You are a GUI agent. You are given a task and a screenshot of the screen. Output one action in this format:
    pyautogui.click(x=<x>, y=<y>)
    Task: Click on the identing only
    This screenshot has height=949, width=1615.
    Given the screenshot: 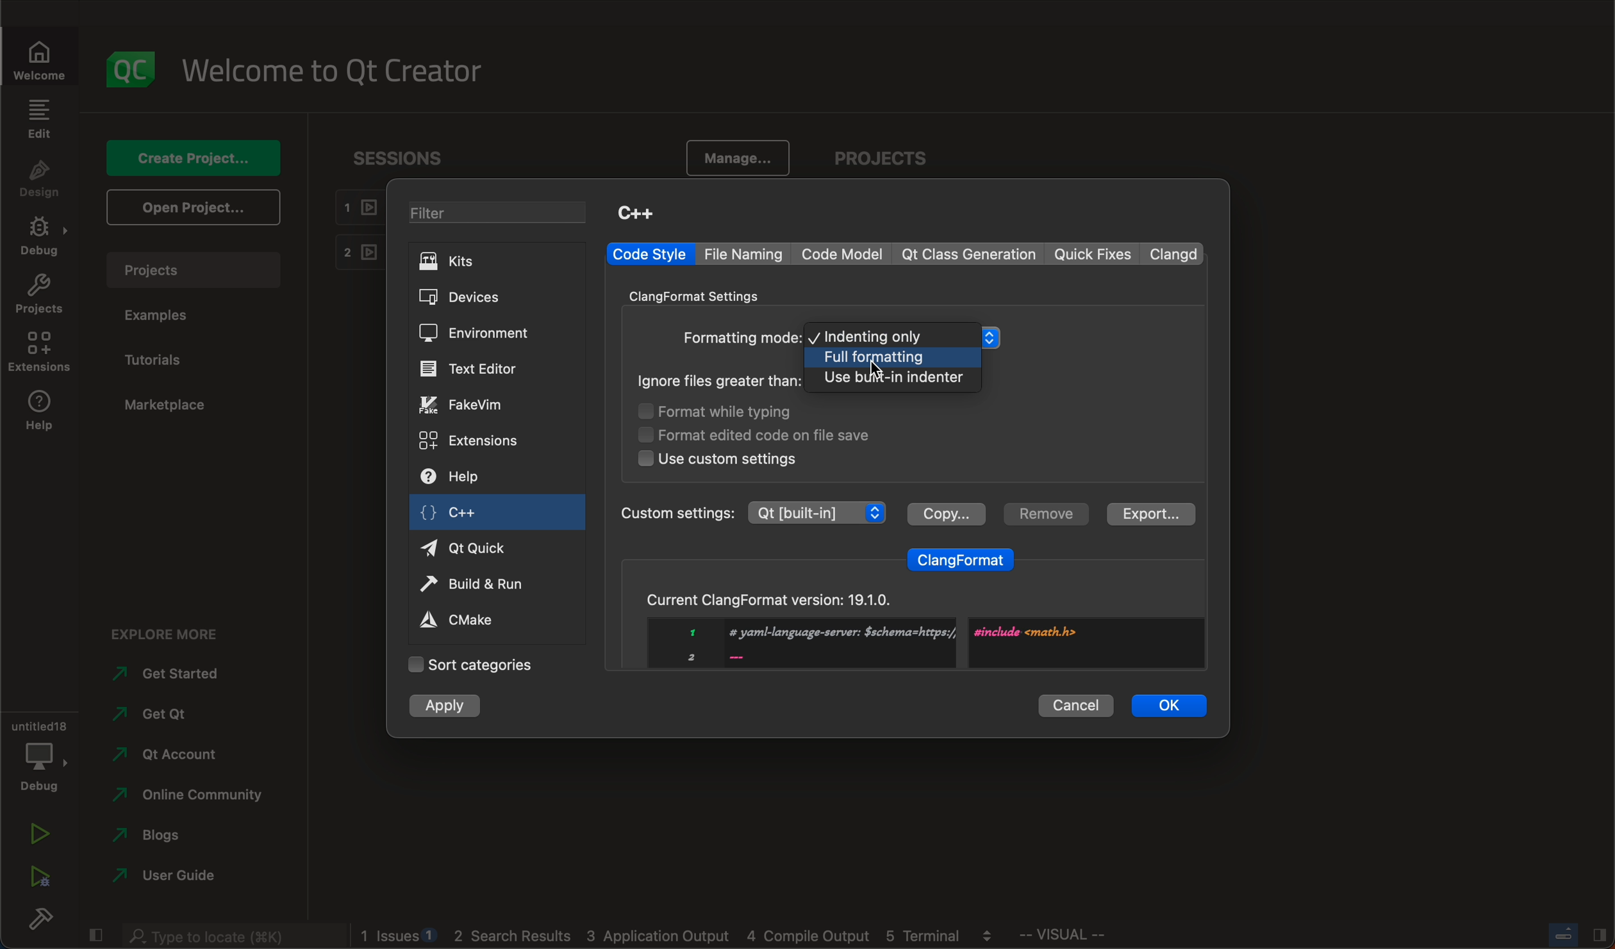 What is the action you would take?
    pyautogui.click(x=906, y=336)
    